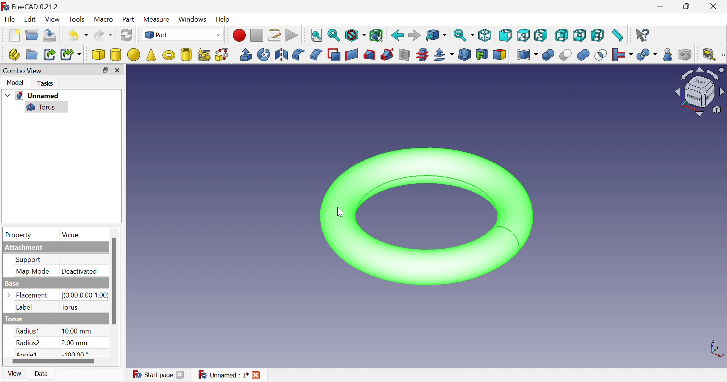  I want to click on Section, so click(405, 55).